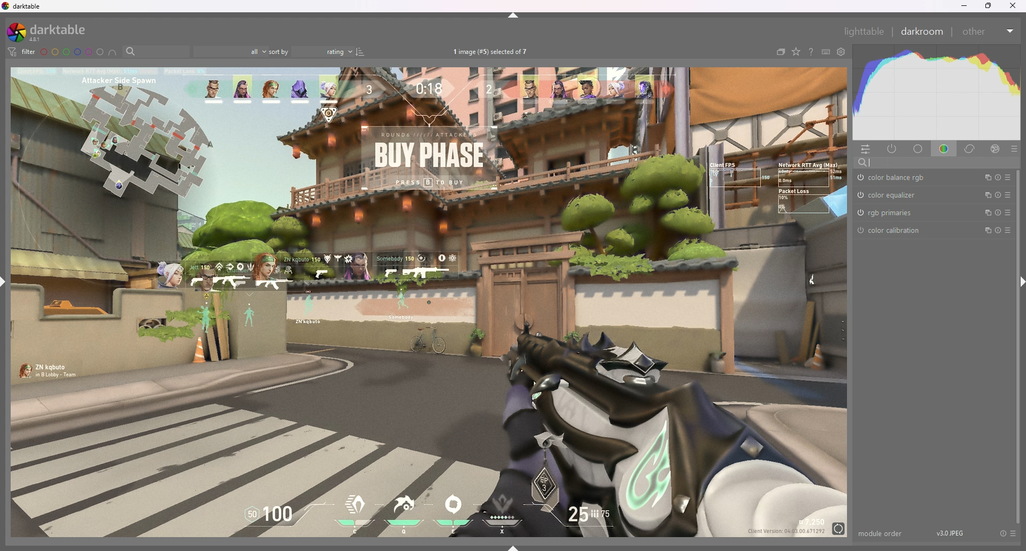 The height and width of the screenshot is (551, 1026). I want to click on resize, so click(988, 6).